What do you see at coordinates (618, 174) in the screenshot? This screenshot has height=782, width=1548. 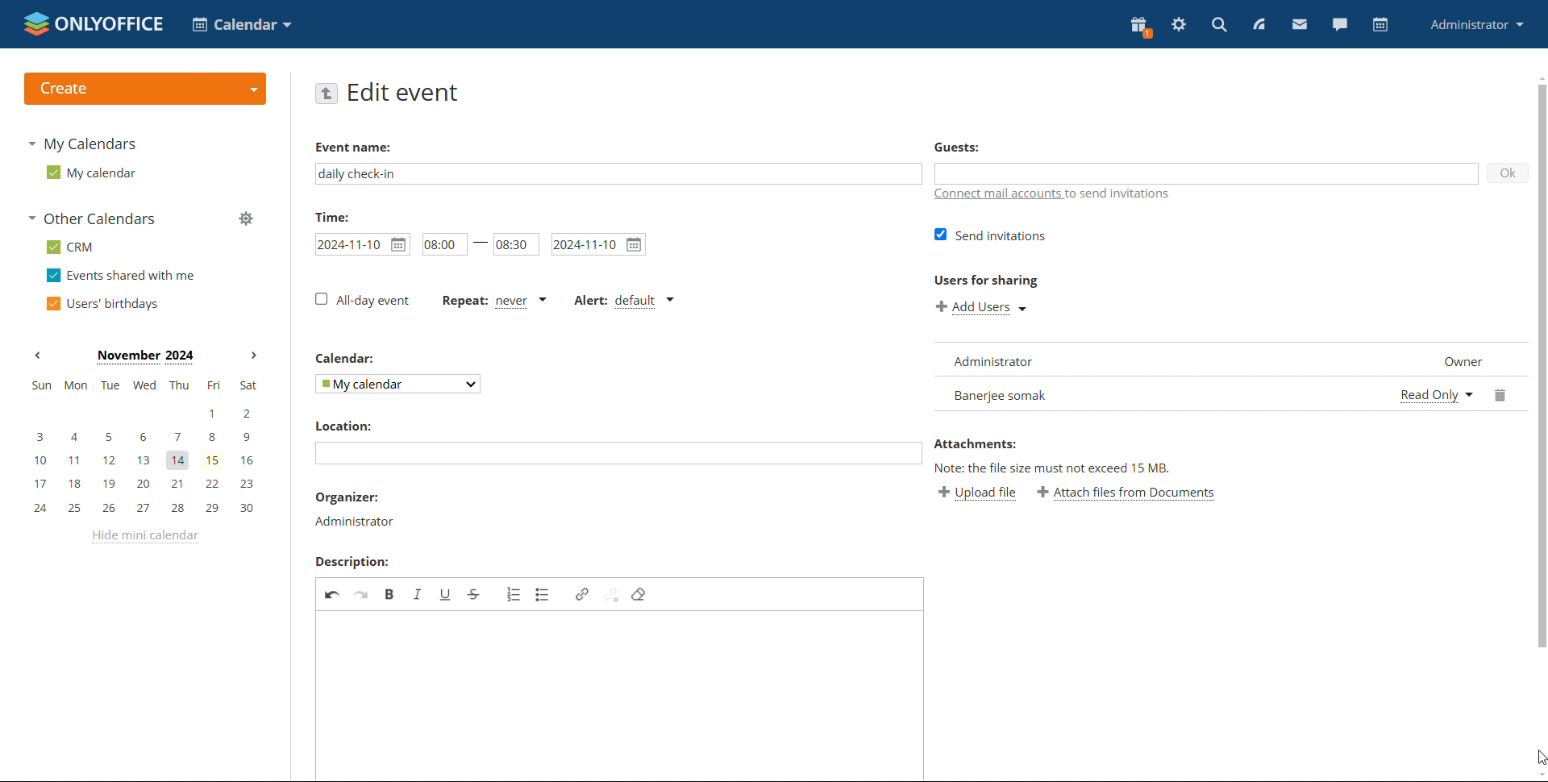 I see `add event name` at bounding box center [618, 174].